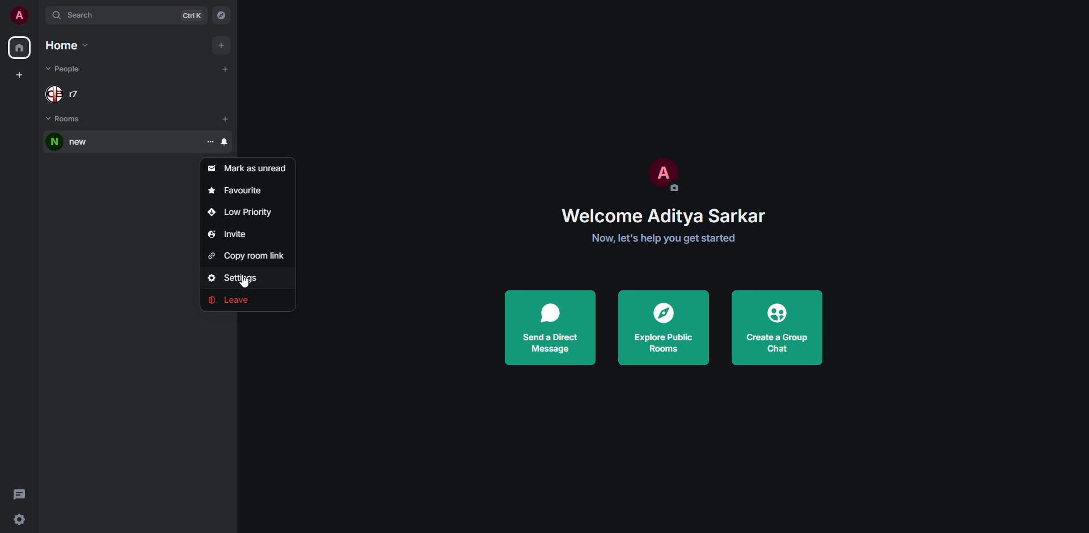  I want to click on room options, so click(247, 141).